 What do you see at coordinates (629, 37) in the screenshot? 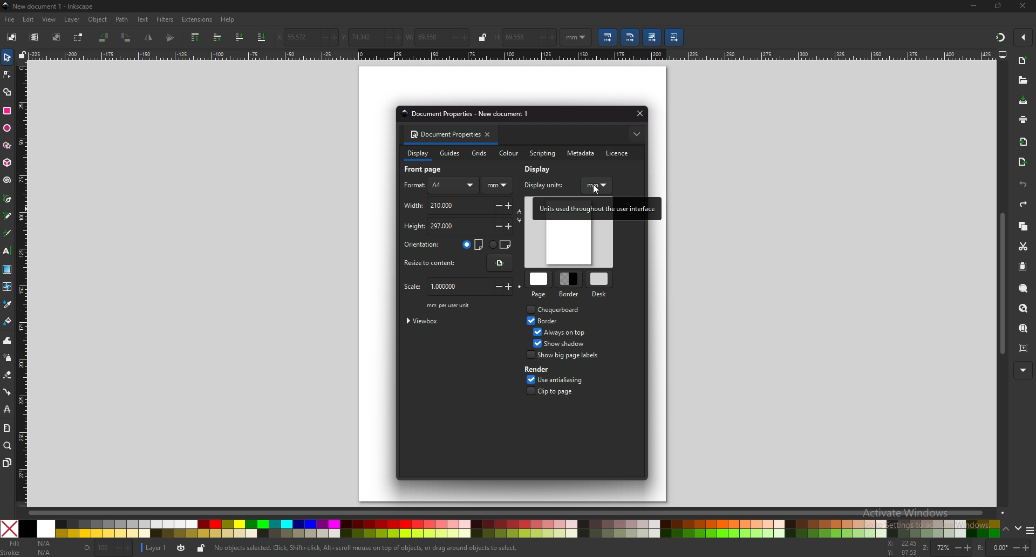
I see `scale radii` at bounding box center [629, 37].